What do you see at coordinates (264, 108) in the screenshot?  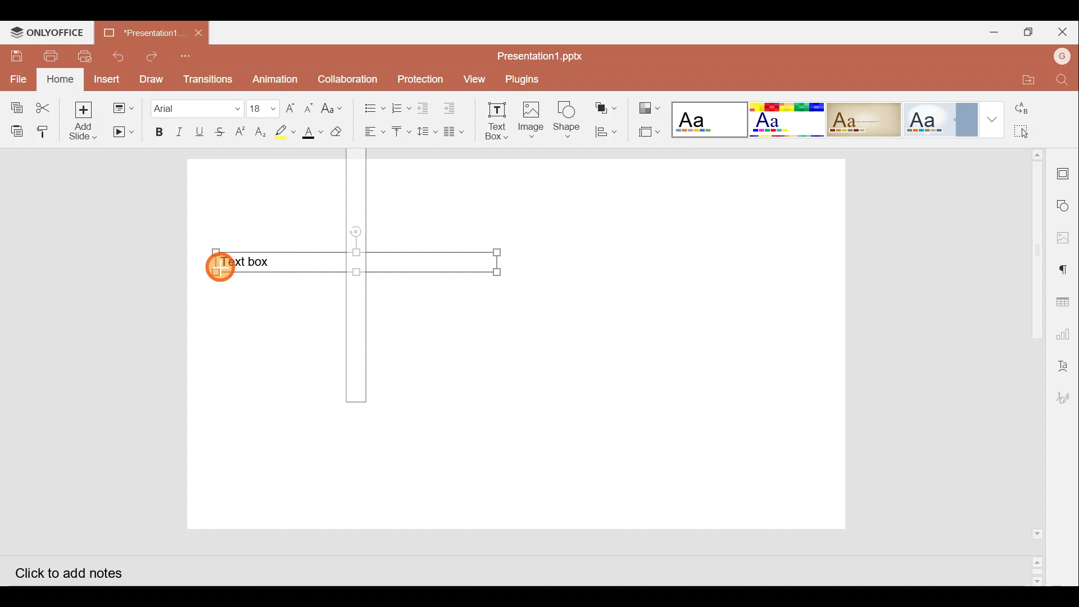 I see `Font size` at bounding box center [264, 108].